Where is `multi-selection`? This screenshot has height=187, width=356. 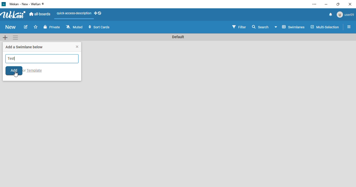 multi-selection is located at coordinates (325, 27).